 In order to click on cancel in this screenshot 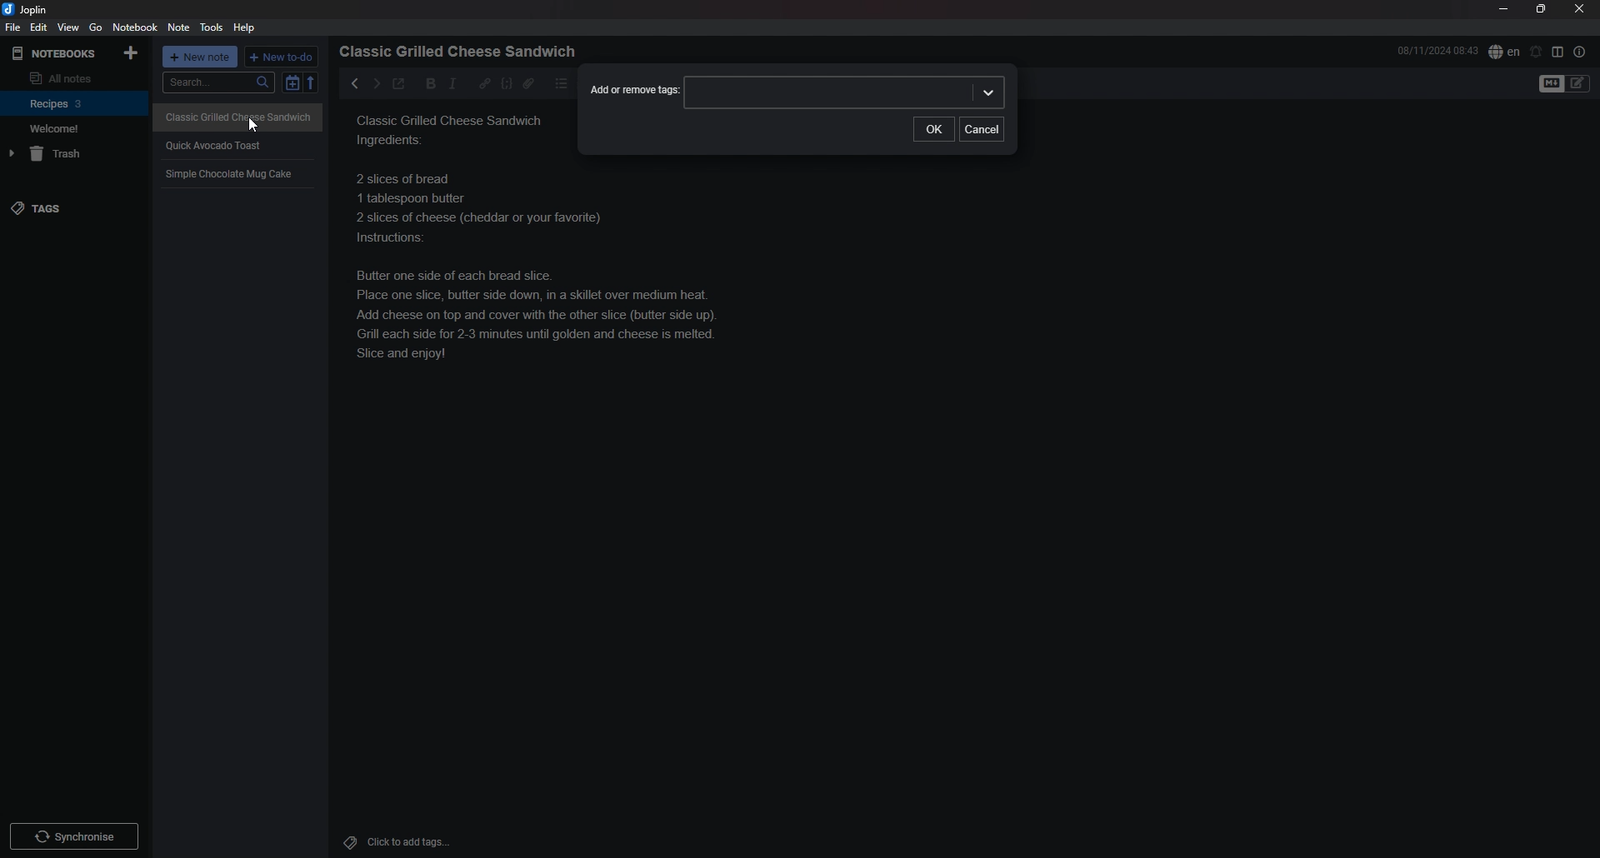, I will do `click(982, 128)`.